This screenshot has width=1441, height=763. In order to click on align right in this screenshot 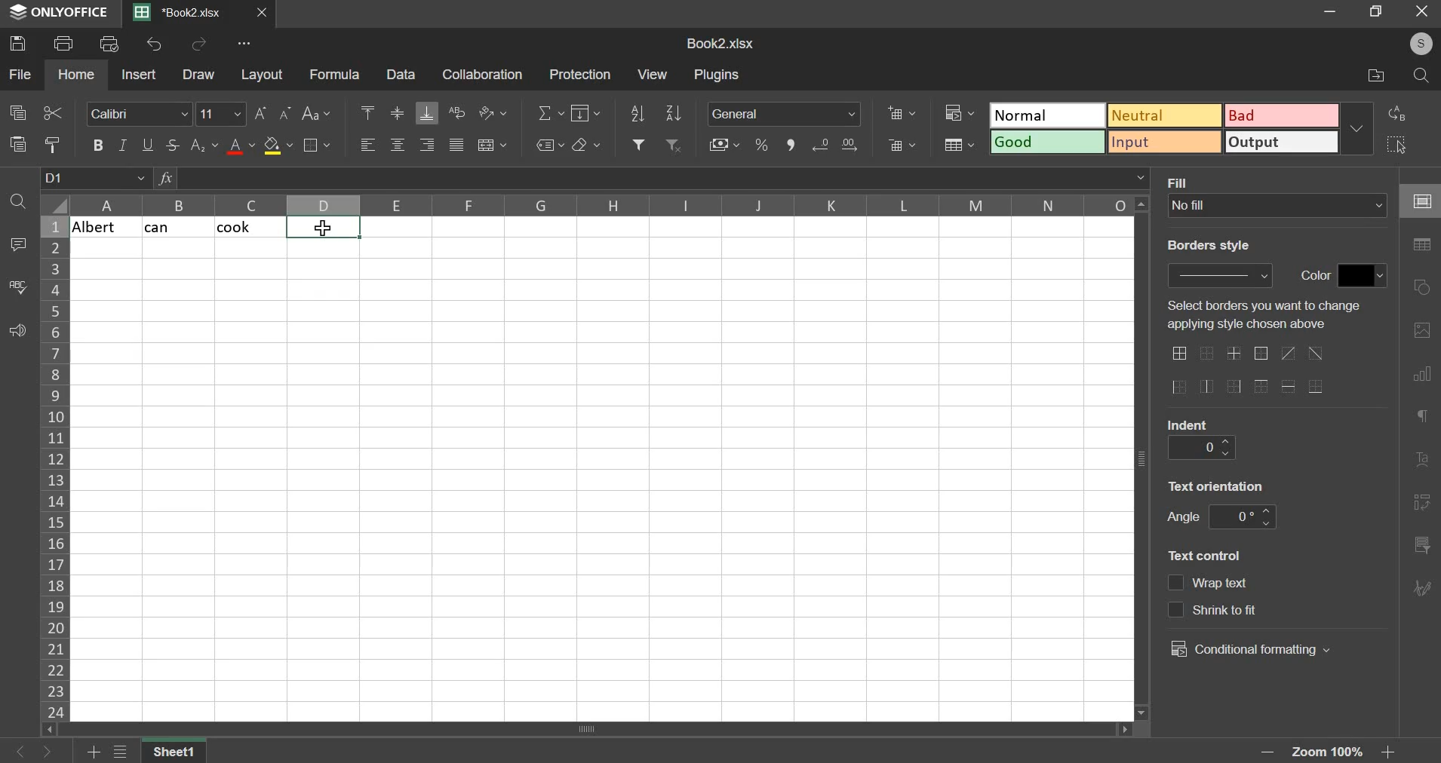, I will do `click(428, 145)`.